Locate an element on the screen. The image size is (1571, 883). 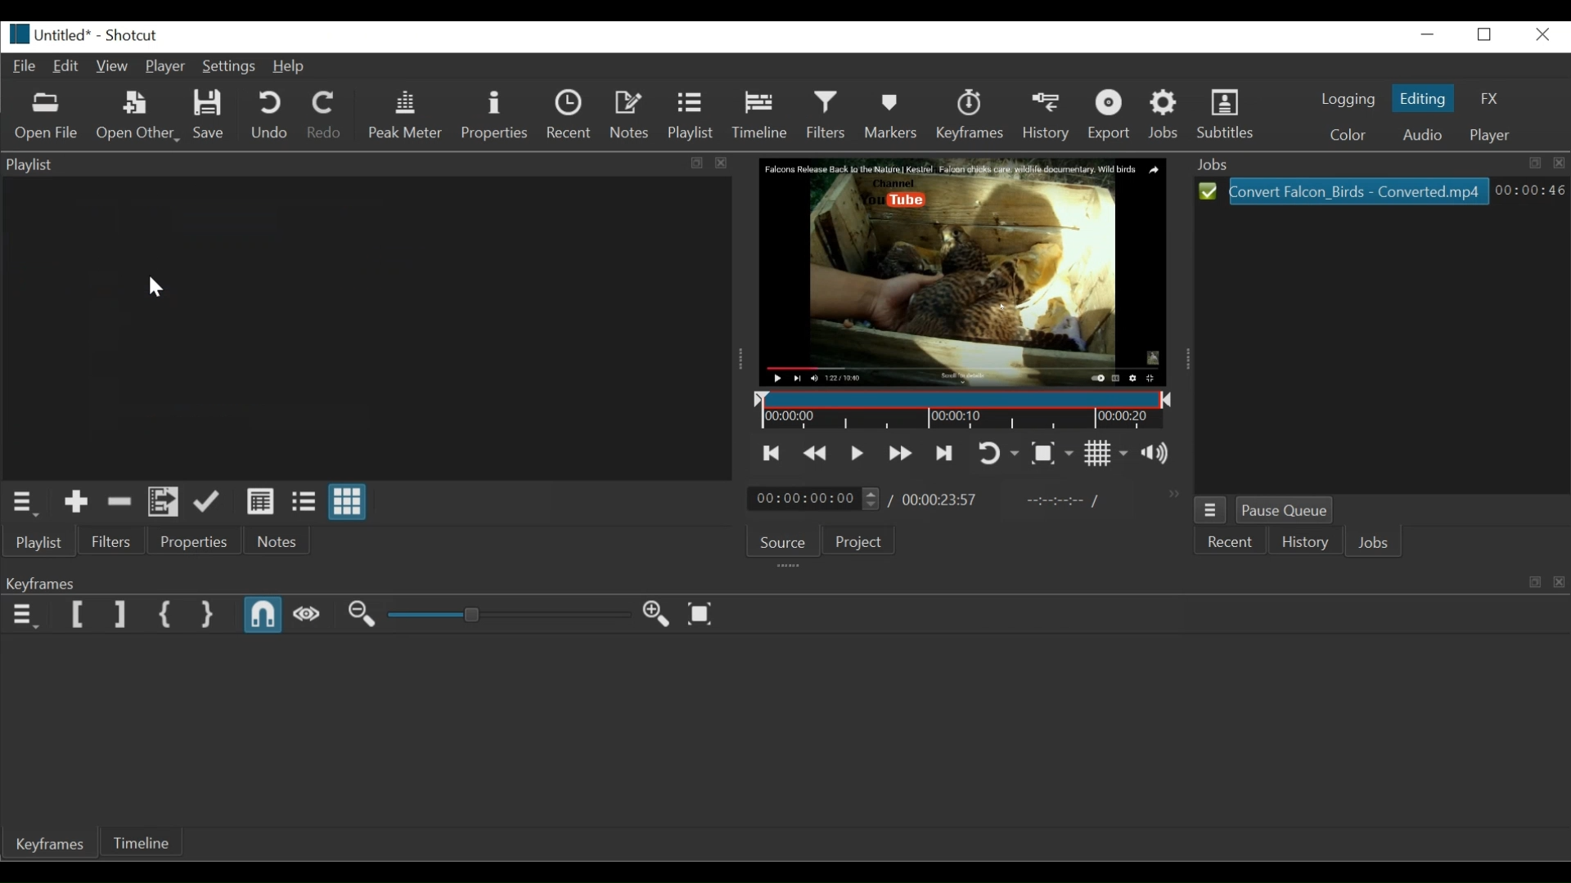
Jobs Menu is located at coordinates (1213, 509).